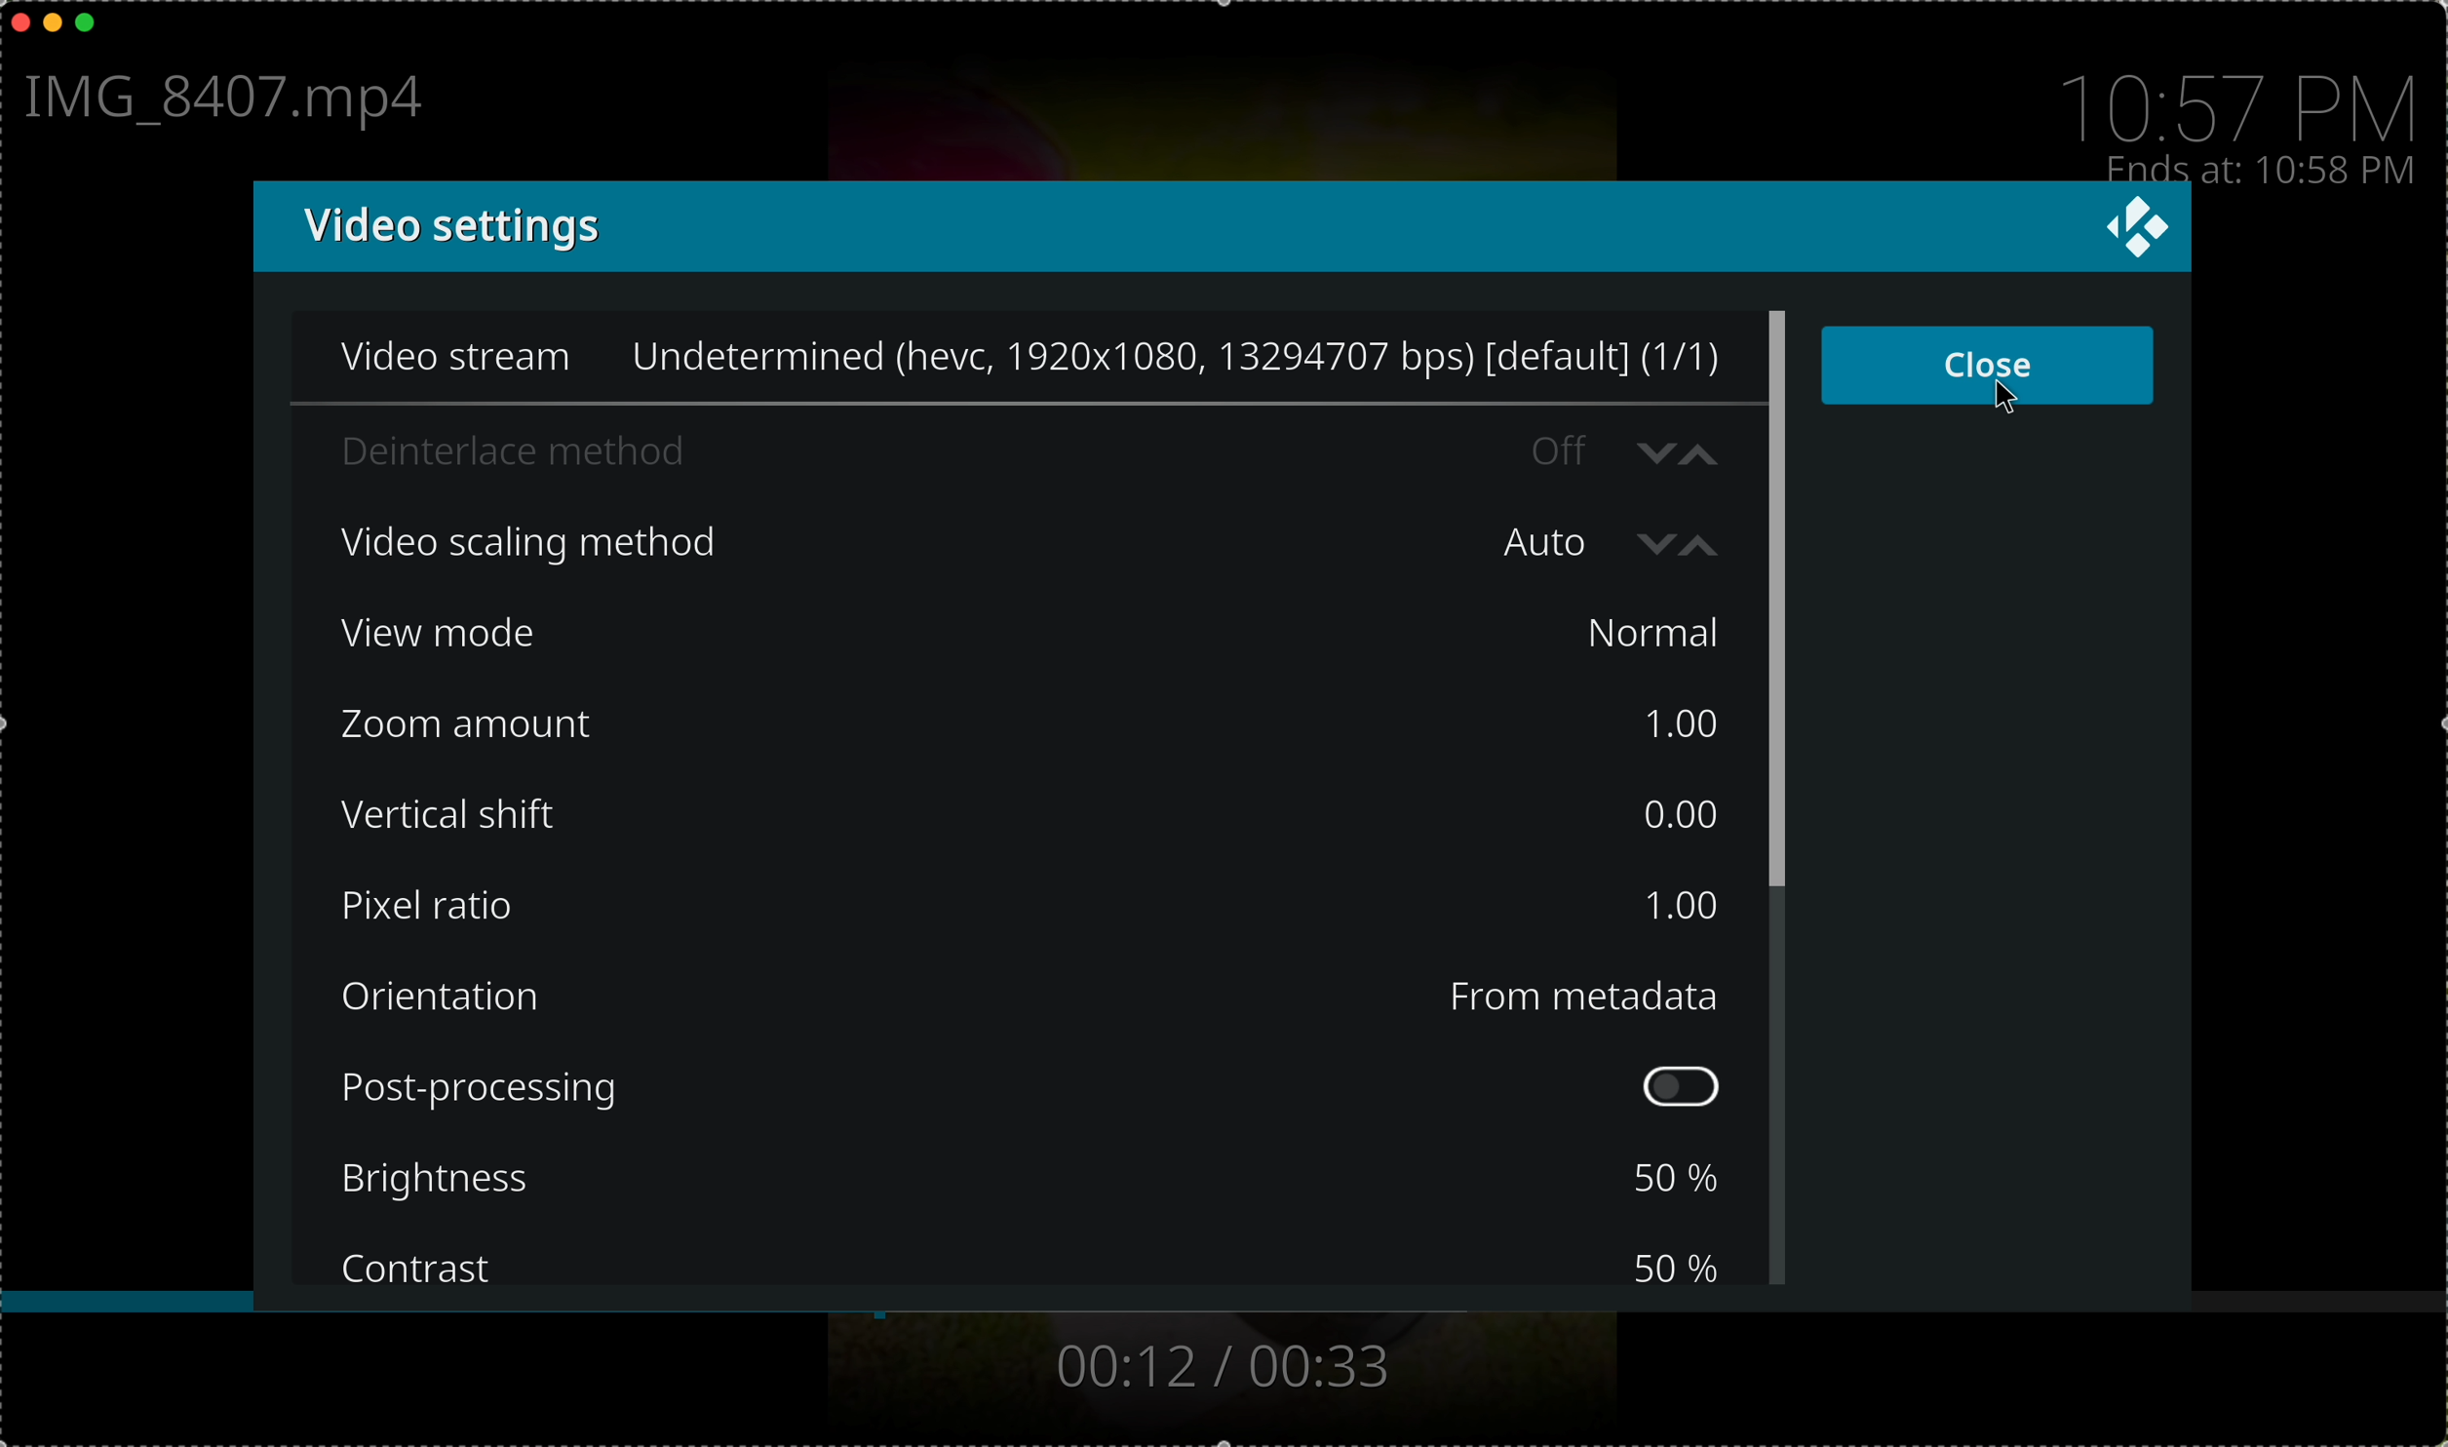 The width and height of the screenshot is (2448, 1447). Describe the element at coordinates (1013, 354) in the screenshot. I see `Video stream Undetermined (hevc, 1920x1080, 13294707 bps) [default] (1/1)` at that location.